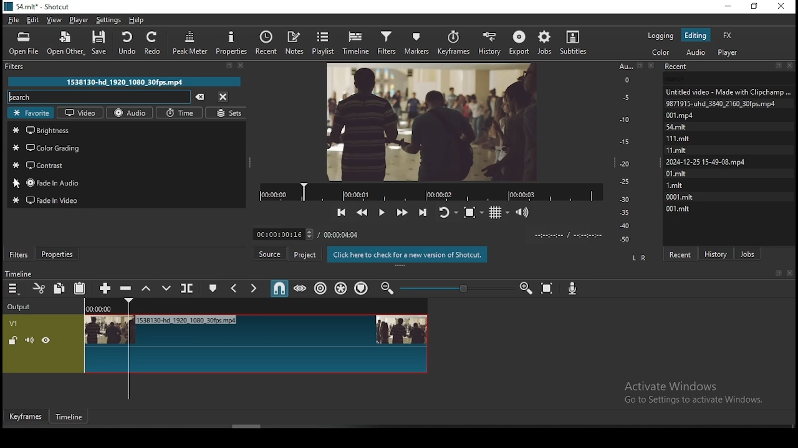 The height and width of the screenshot is (448, 798). Describe the element at coordinates (103, 287) in the screenshot. I see `append` at that location.